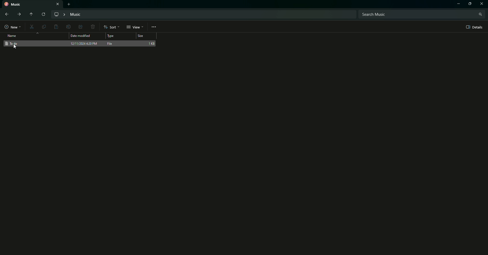 The width and height of the screenshot is (488, 255). I want to click on Date modified, so click(82, 36).